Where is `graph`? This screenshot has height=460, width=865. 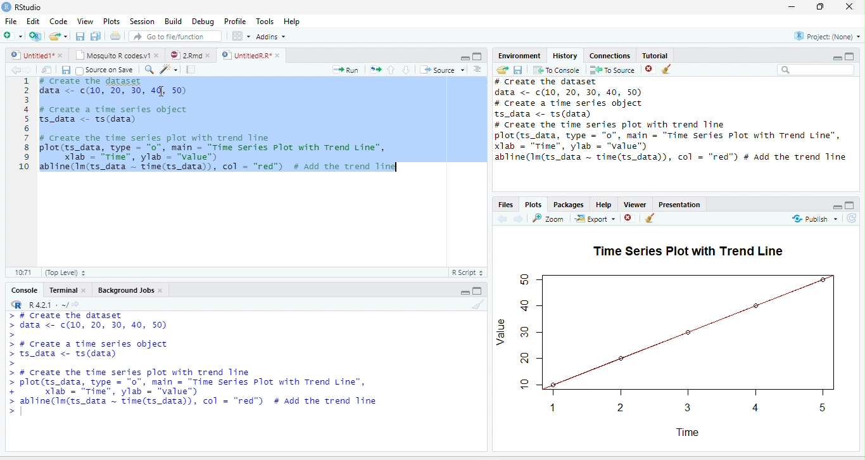 graph is located at coordinates (681, 340).